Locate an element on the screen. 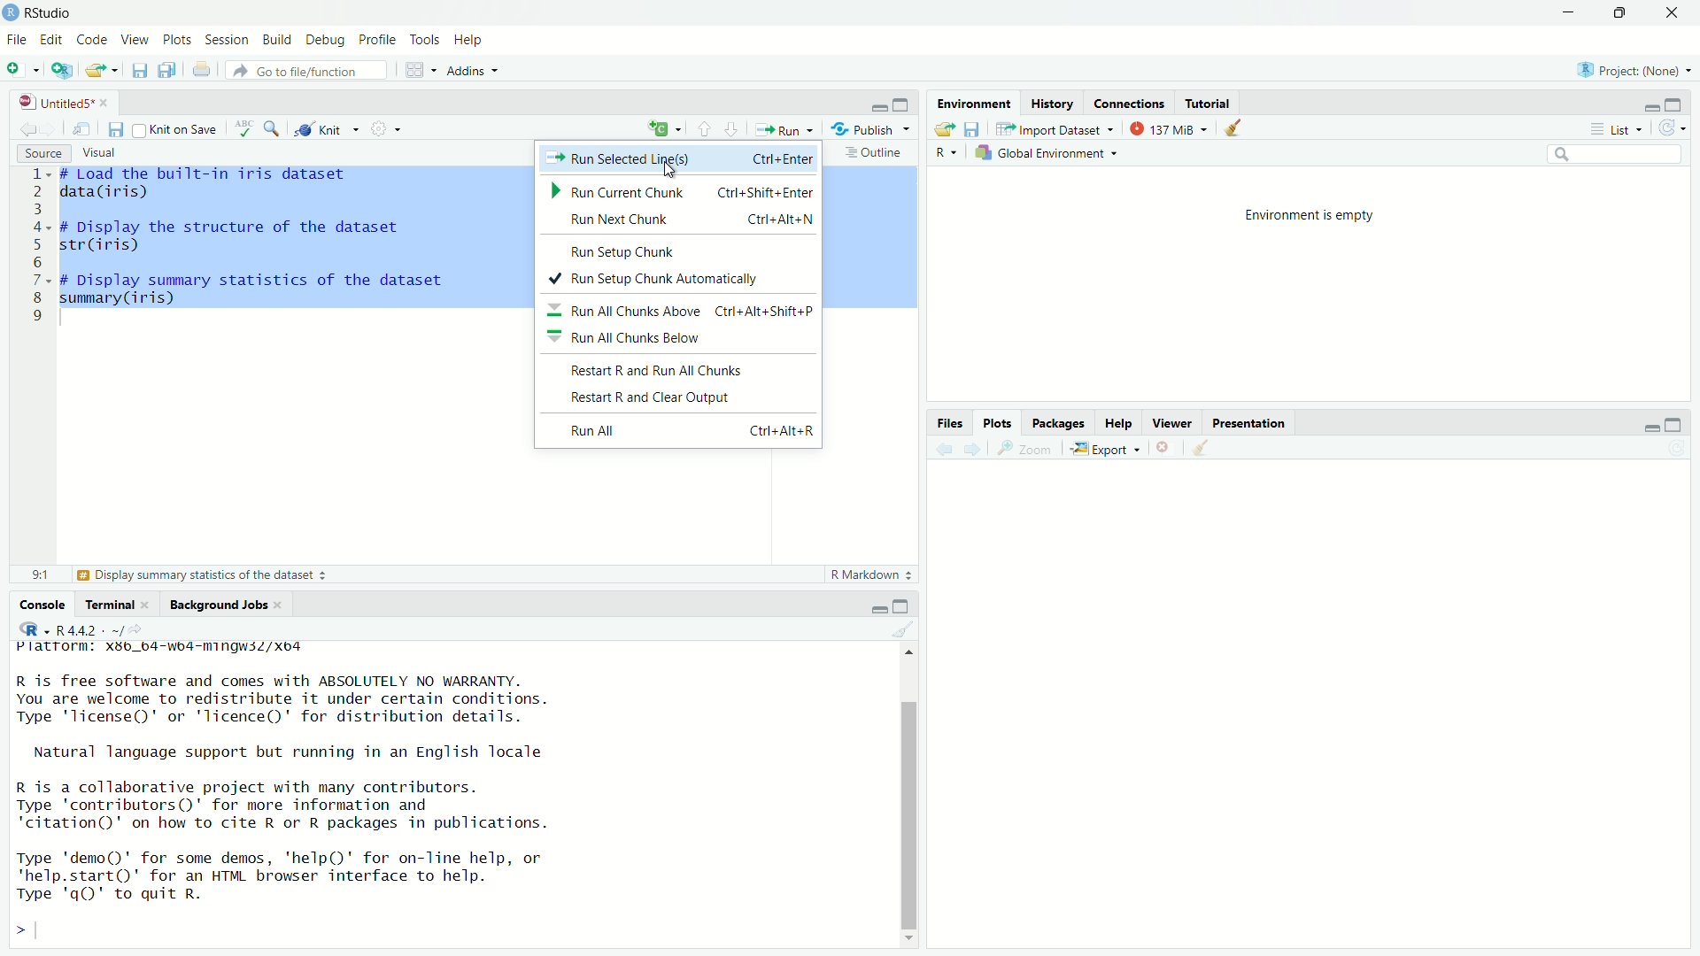 The height and width of the screenshot is (956, 1700). New Command is located at coordinates (665, 127).